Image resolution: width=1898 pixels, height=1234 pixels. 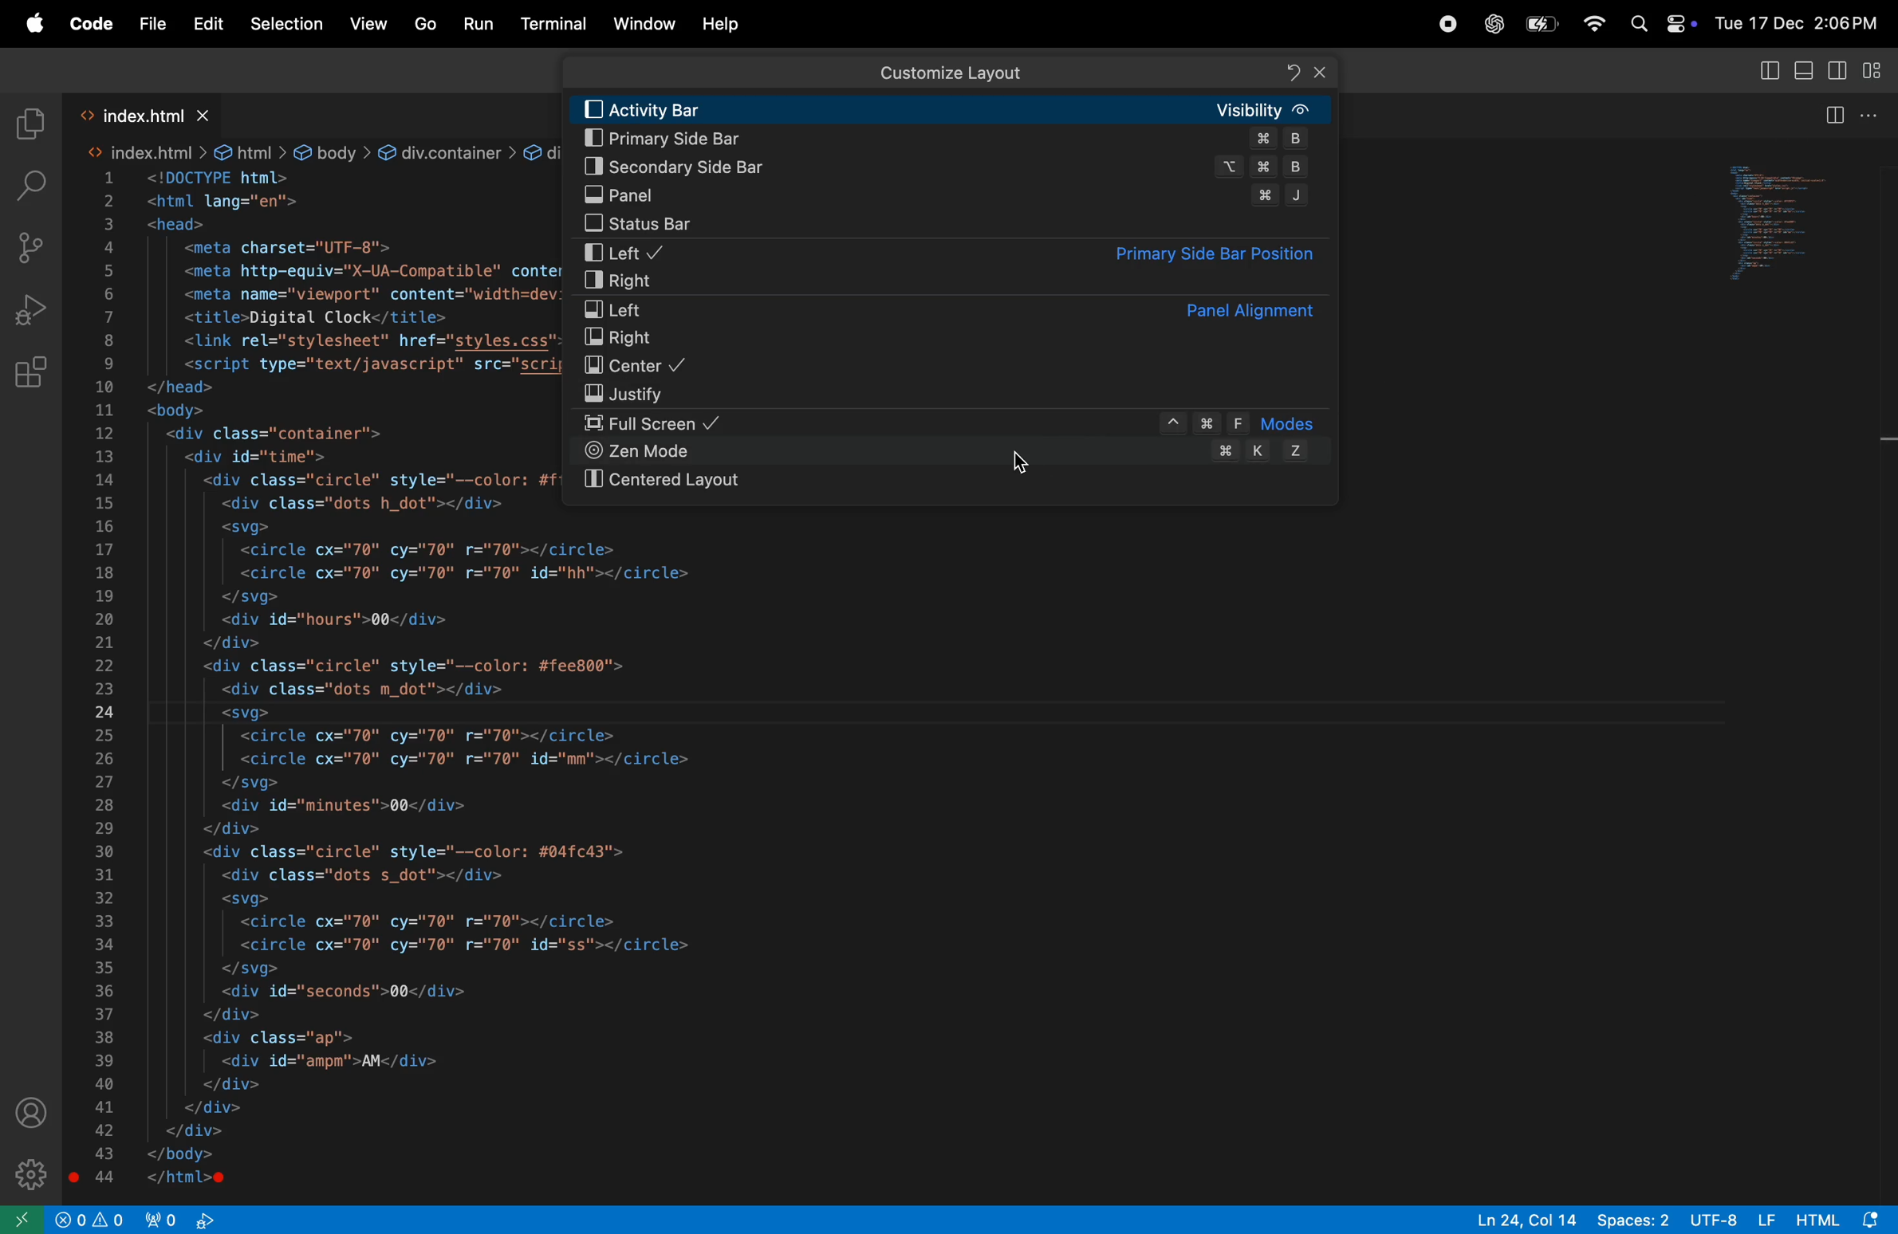 What do you see at coordinates (100, 681) in the screenshot?
I see `1 2 3 4 5 6 7 8 9 10 11 12 13 14 15 16 17 18 19 20 21 22 23 24 25 26 27 28 29 30 31 32 33 34 35 36 37 38 39 40 41 42 43 44` at bounding box center [100, 681].